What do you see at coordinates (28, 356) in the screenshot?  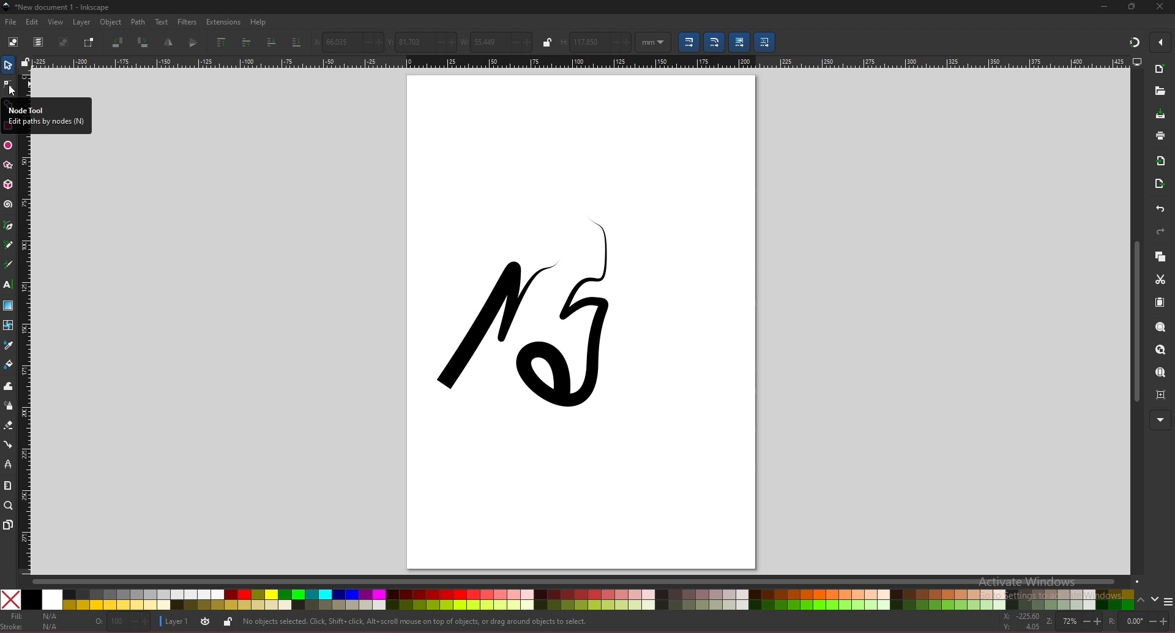 I see `vertical scale` at bounding box center [28, 356].